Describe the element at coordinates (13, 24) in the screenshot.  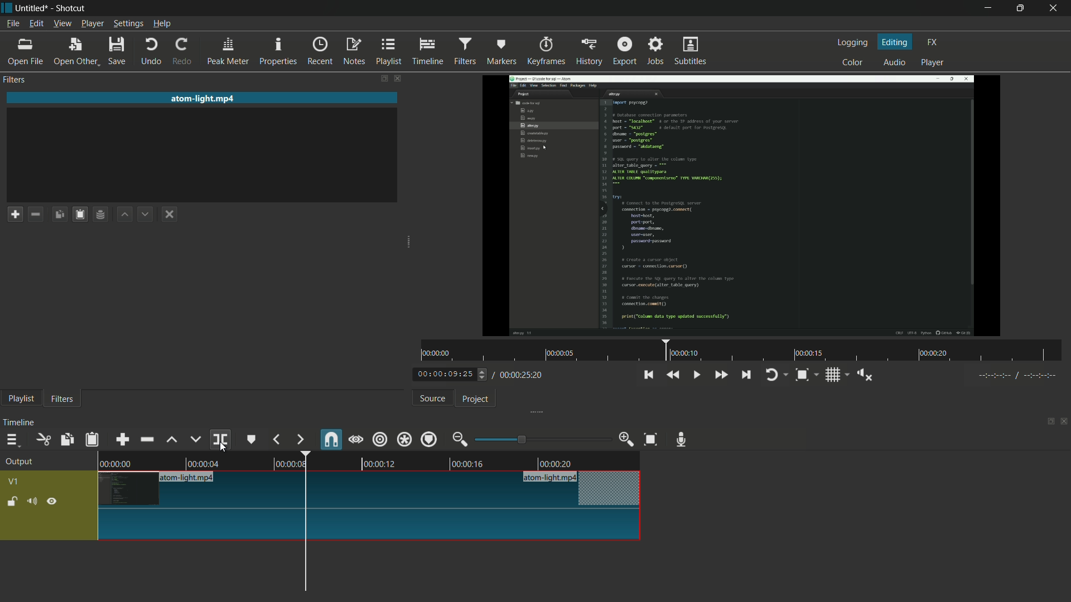
I see `file menu` at that location.